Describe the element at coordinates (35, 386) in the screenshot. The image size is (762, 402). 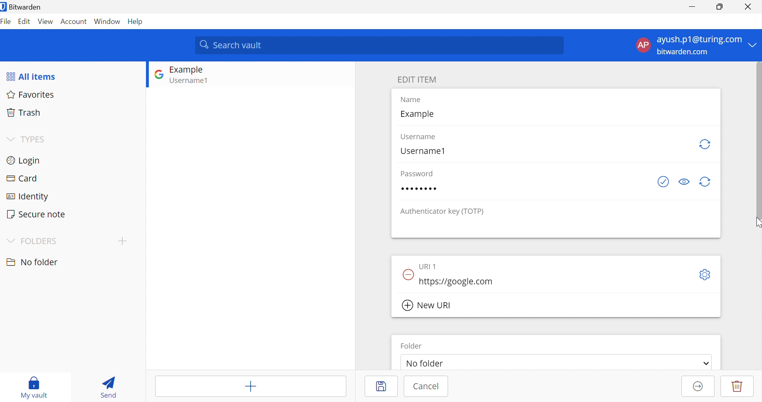
I see `My vault` at that location.